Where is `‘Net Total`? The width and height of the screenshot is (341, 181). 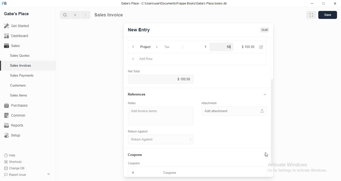
‘Net Total is located at coordinates (135, 71).